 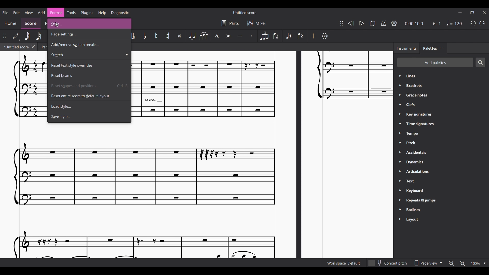 I want to click on View menu, so click(x=29, y=12).